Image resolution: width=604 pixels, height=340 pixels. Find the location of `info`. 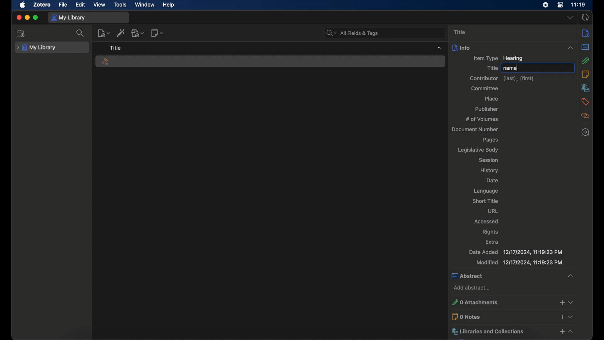

info is located at coordinates (513, 48).